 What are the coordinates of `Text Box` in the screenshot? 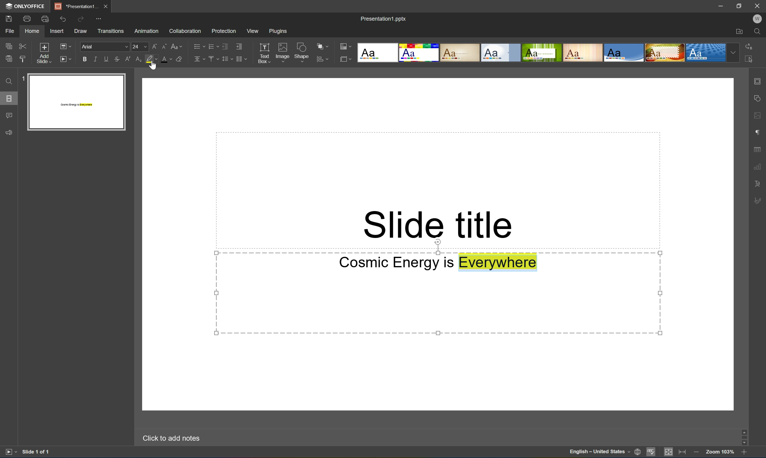 It's located at (265, 52).